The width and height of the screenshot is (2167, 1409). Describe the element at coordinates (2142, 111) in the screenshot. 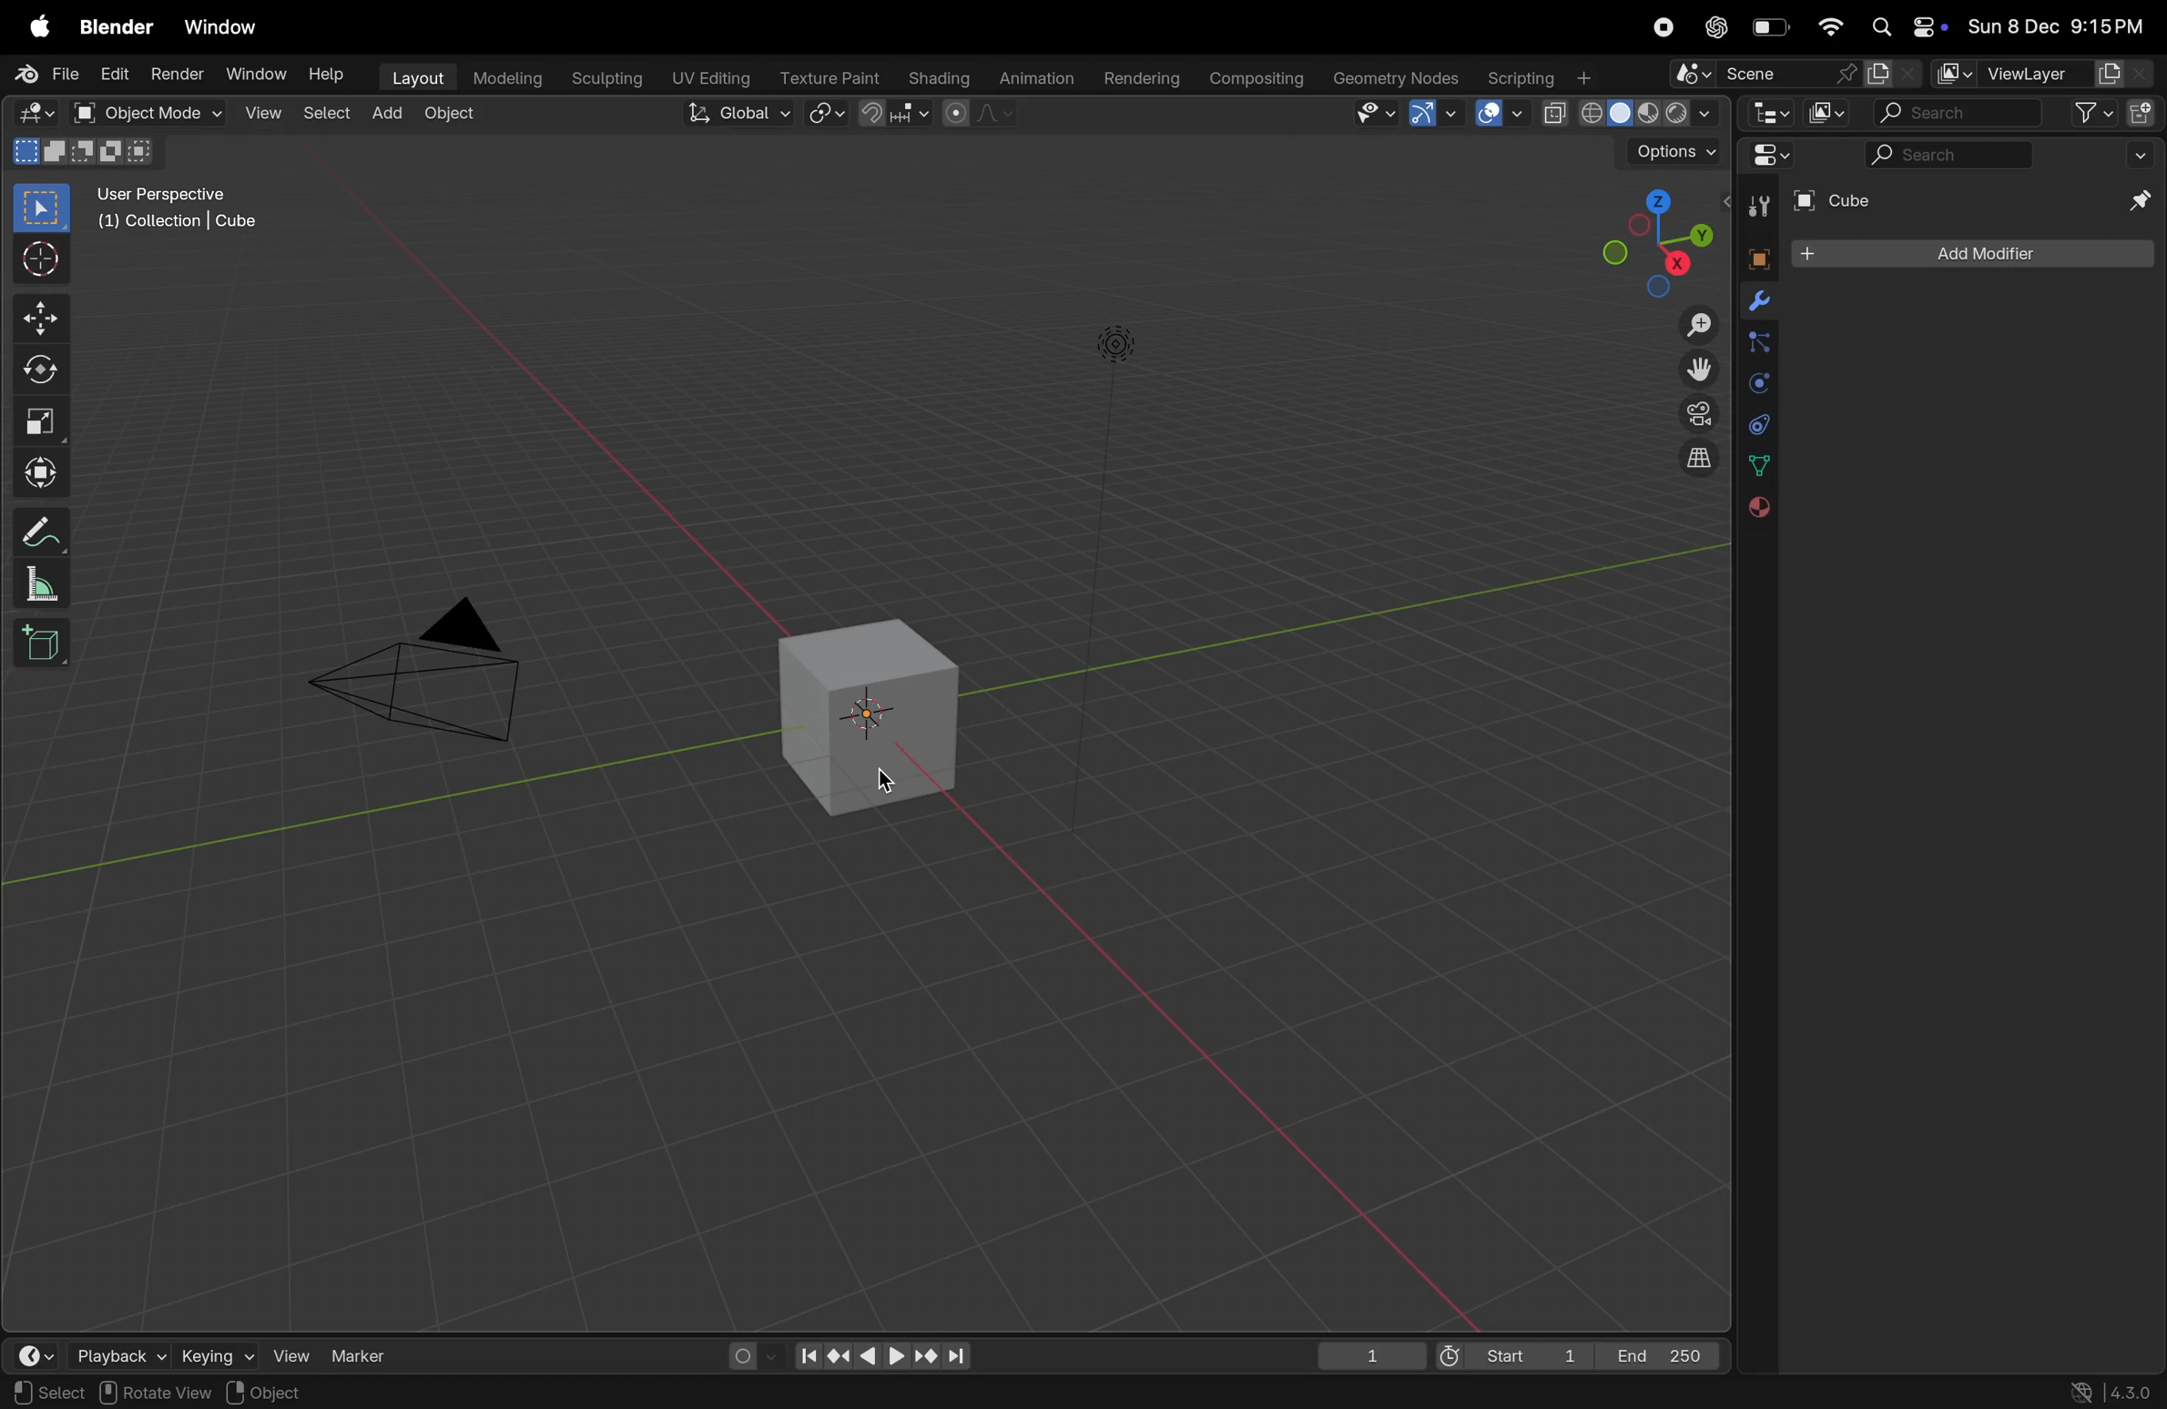

I see `new collection` at that location.